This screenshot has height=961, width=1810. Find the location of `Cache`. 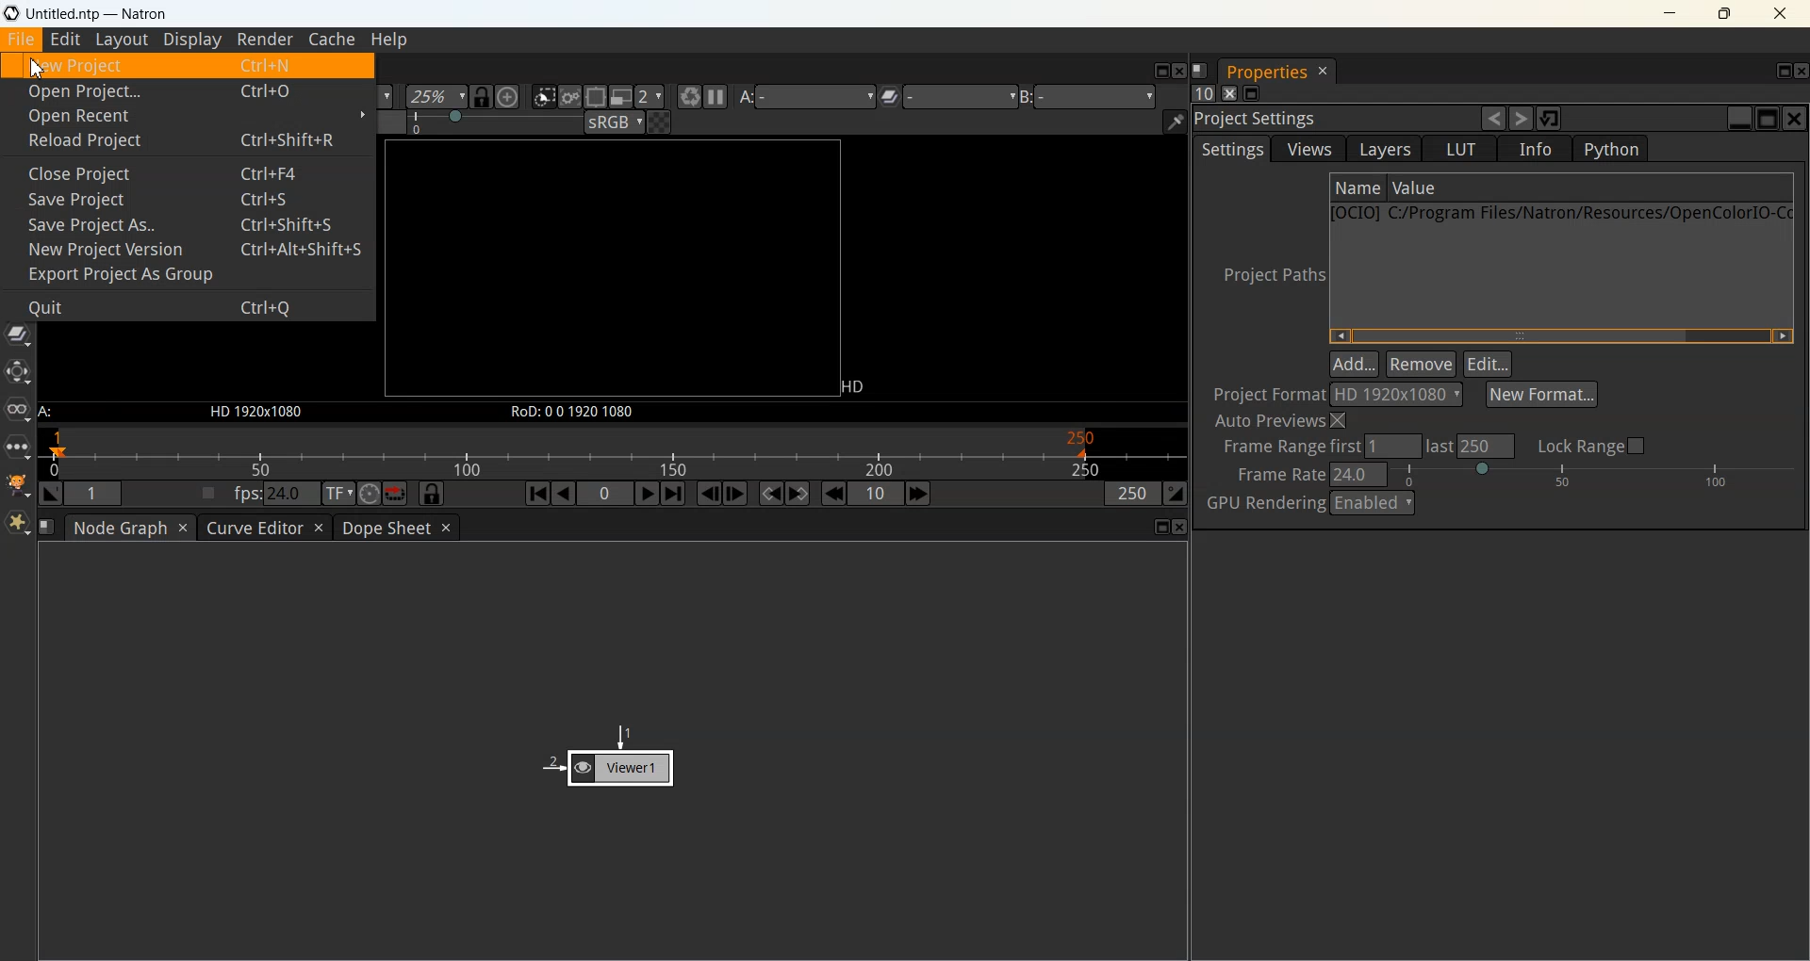

Cache is located at coordinates (333, 41).